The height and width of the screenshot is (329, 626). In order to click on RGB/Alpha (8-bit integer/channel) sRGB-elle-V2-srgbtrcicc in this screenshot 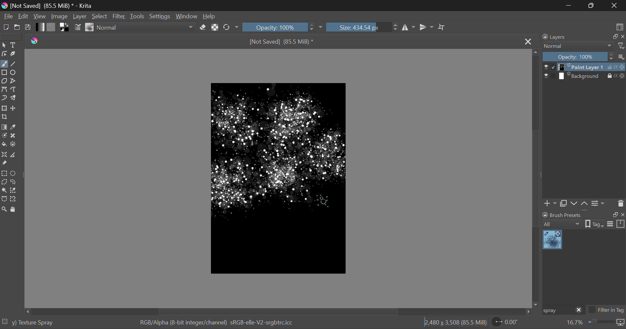, I will do `click(217, 323)`.